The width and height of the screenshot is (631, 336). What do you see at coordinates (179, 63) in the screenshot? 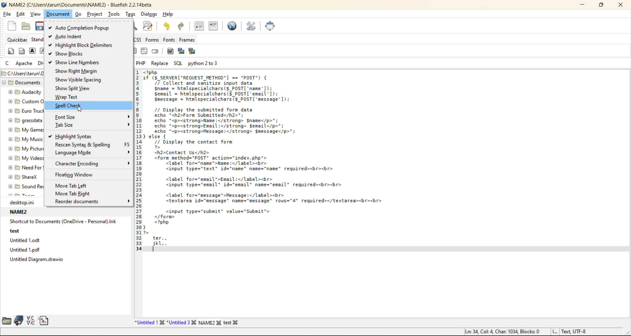
I see `sql` at bounding box center [179, 63].